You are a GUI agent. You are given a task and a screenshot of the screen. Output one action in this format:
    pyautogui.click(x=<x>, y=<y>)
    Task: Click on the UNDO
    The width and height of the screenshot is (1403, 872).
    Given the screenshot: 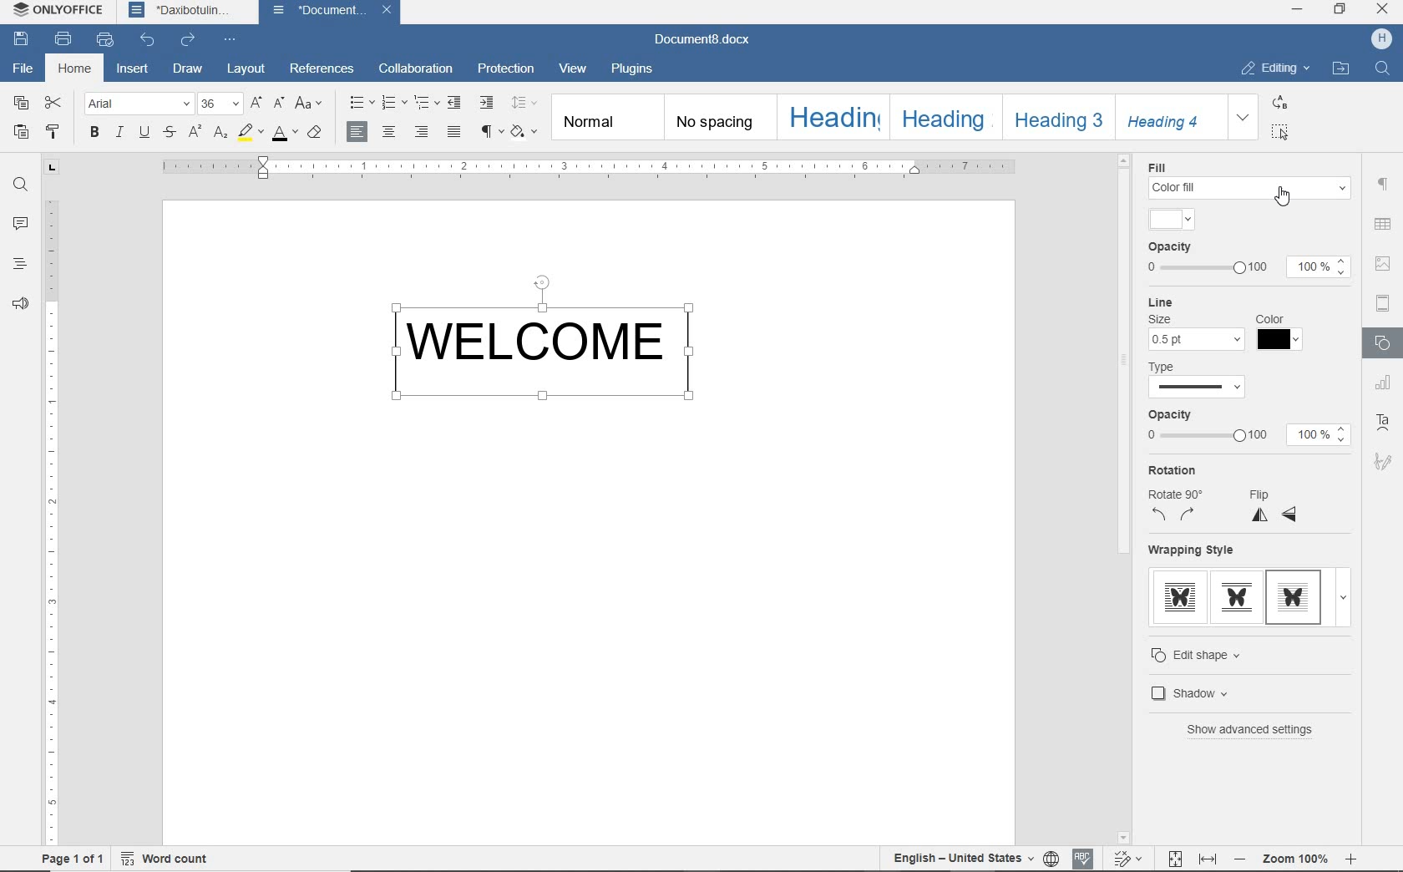 What is the action you would take?
    pyautogui.click(x=149, y=40)
    